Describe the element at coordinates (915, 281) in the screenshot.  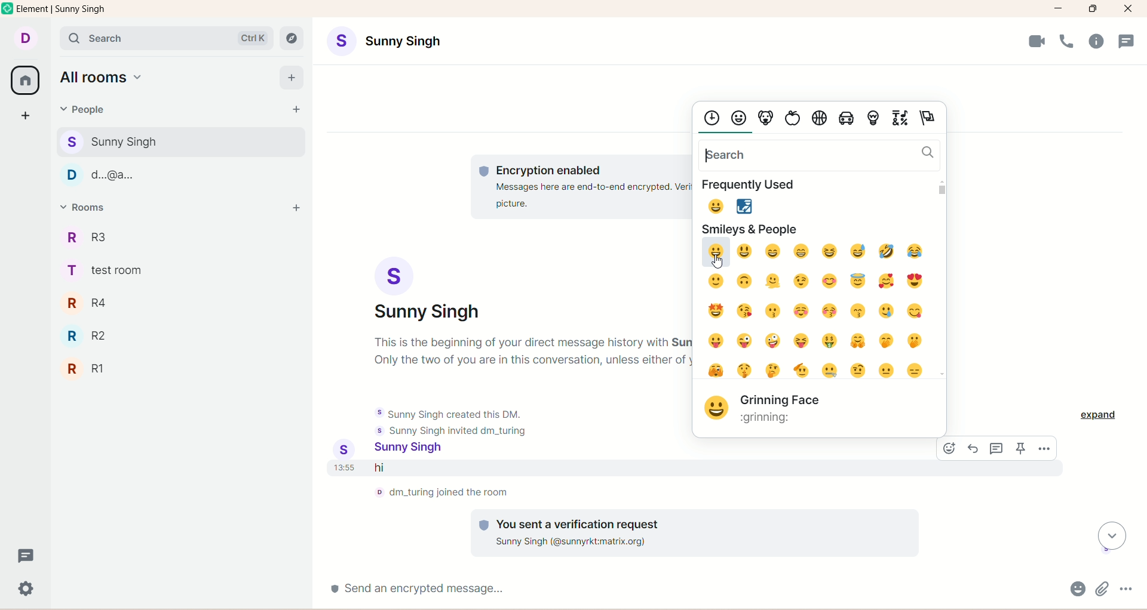
I see `Smiling face with heart eyes` at that location.